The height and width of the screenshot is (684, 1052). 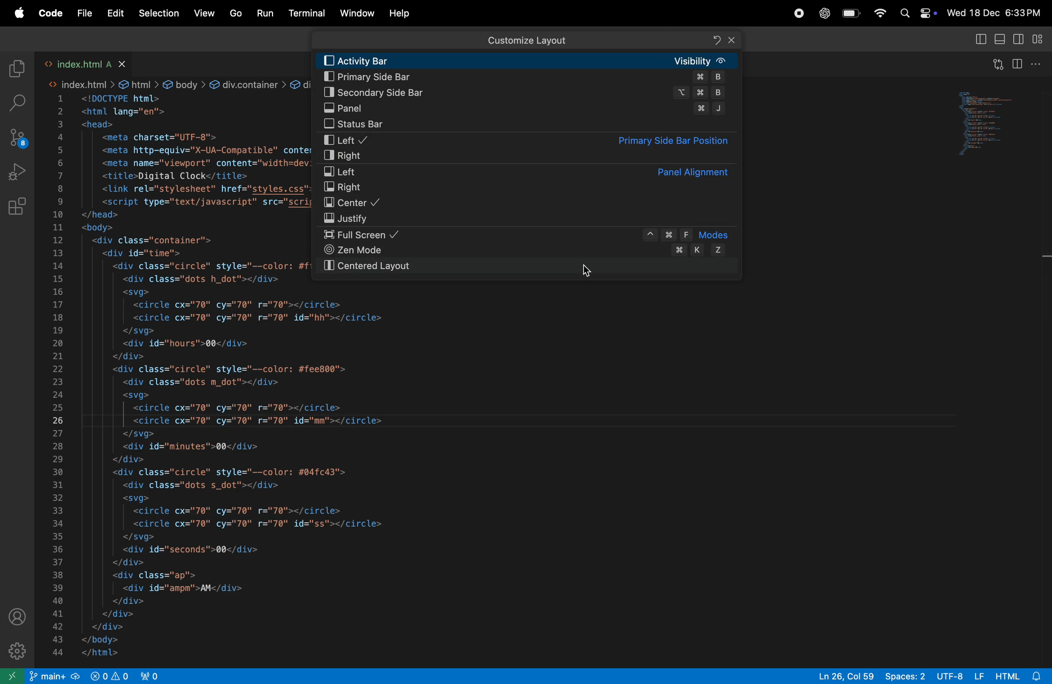 I want to click on line index, so click(x=57, y=377).